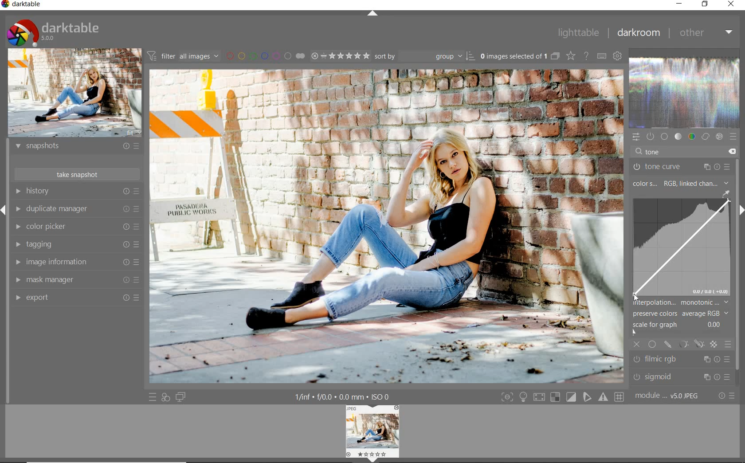 This screenshot has width=745, height=463. I want to click on set keyboard shortcuts, so click(602, 56).